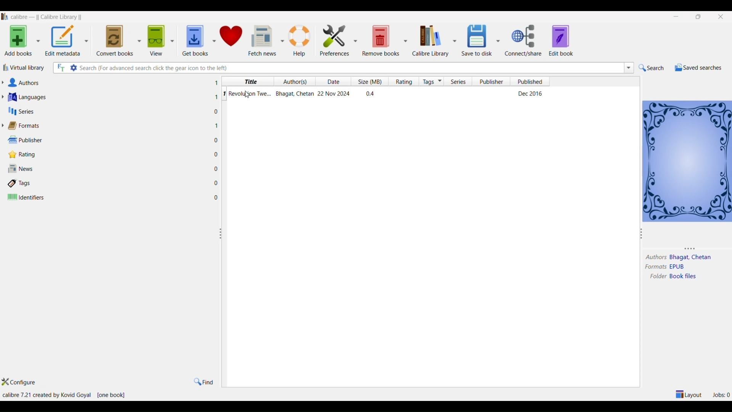 The height and width of the screenshot is (412, 732). Describe the element at coordinates (26, 83) in the screenshot. I see `authors and number of authors` at that location.